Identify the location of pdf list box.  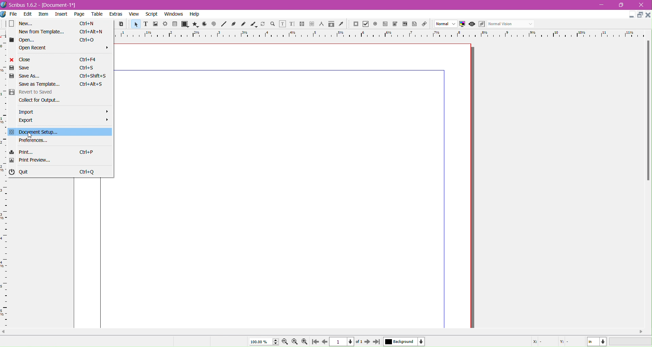
(405, 24).